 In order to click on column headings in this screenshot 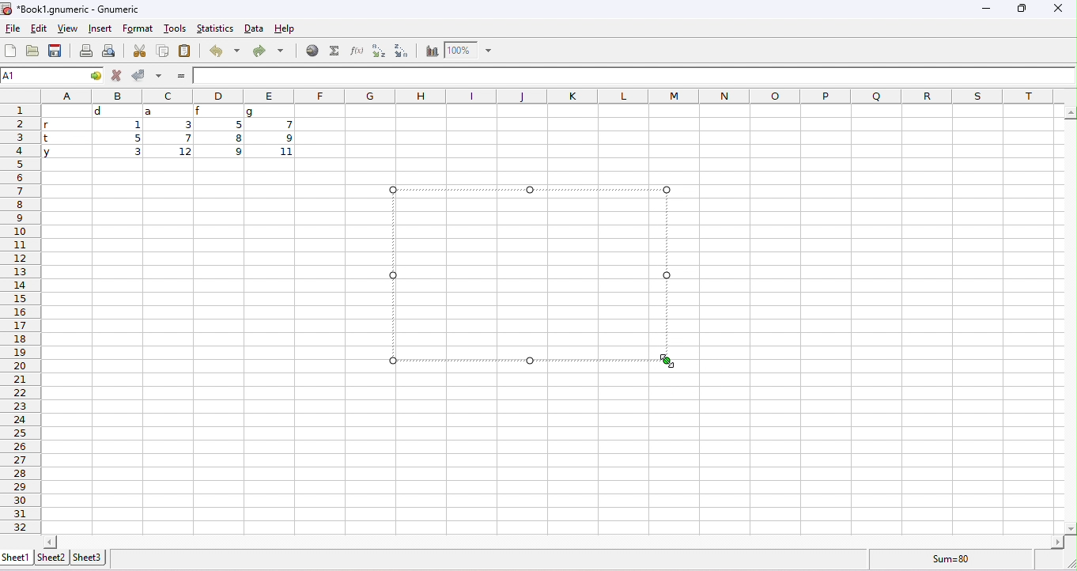, I will do `click(548, 96)`.